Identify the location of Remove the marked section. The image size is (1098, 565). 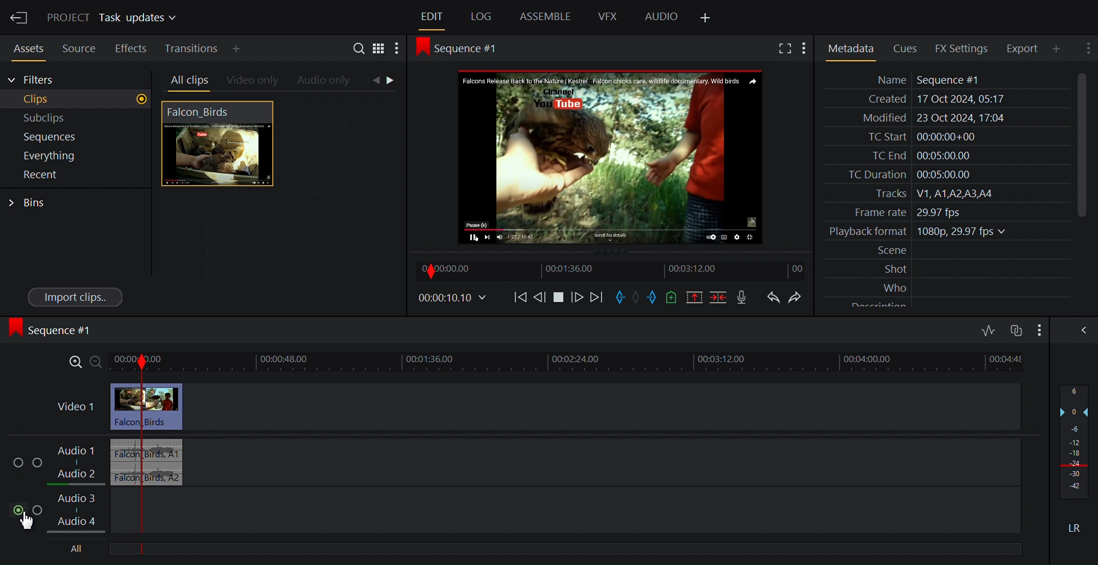
(695, 297).